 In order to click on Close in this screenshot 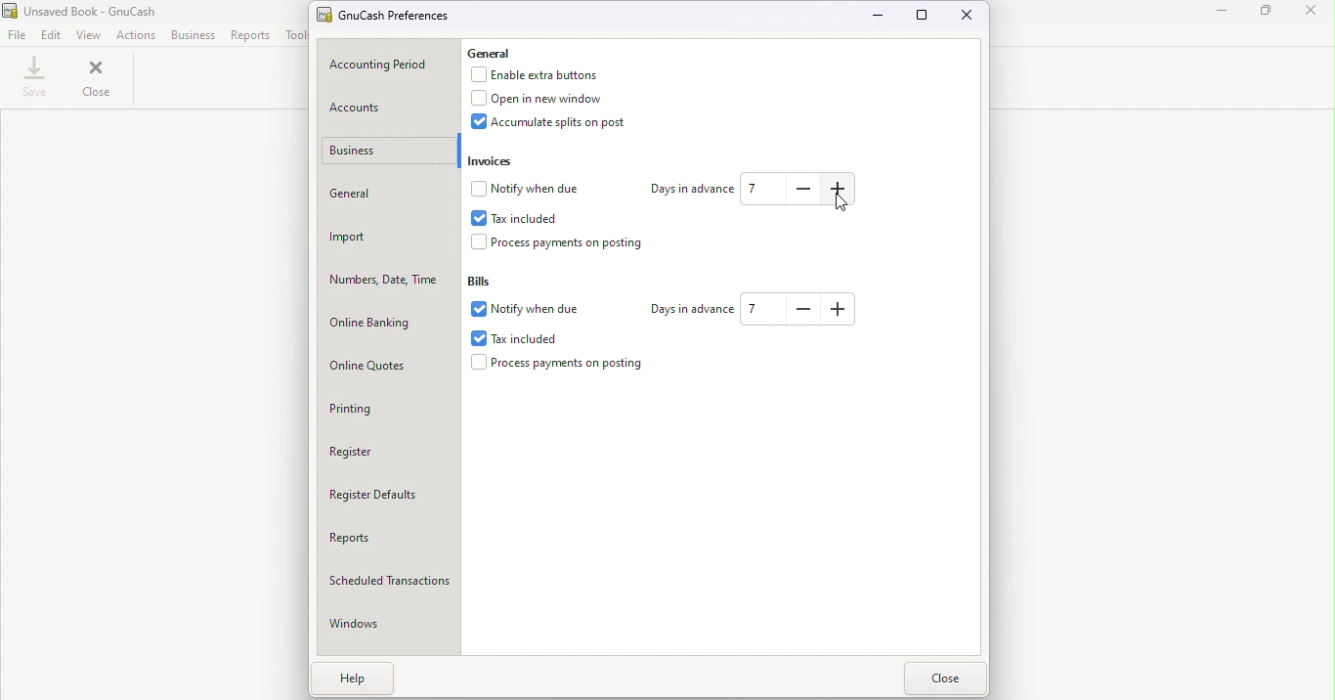, I will do `click(1313, 14)`.